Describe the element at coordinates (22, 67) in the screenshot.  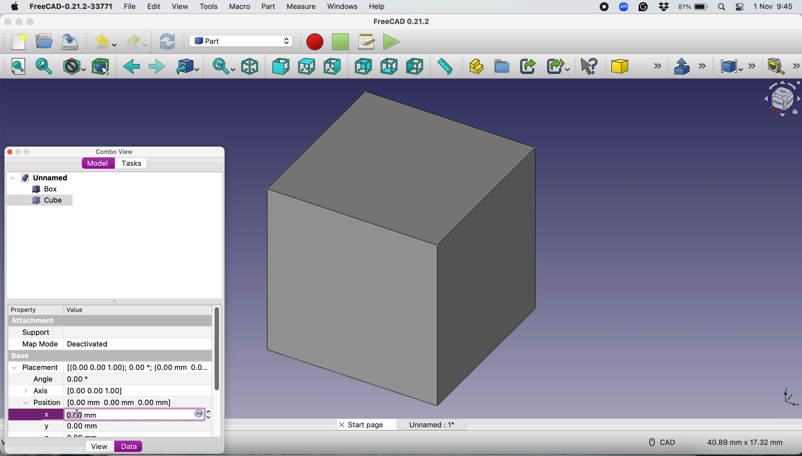
I see `Fit all` at that location.